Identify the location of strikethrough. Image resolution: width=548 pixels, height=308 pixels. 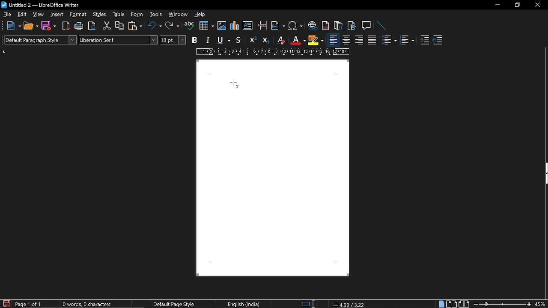
(239, 40).